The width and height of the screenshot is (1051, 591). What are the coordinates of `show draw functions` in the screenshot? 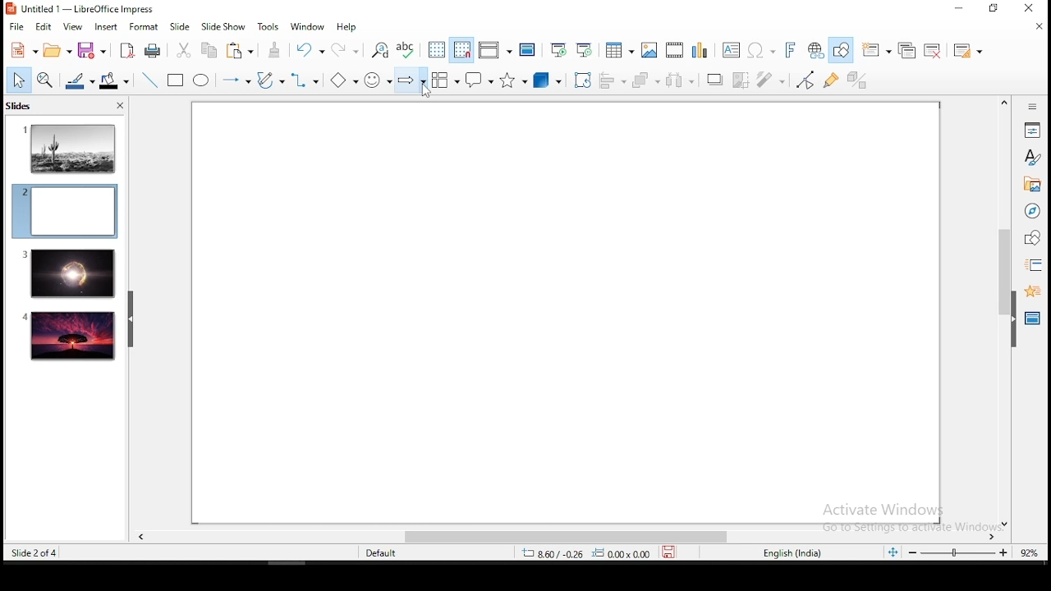 It's located at (845, 50).